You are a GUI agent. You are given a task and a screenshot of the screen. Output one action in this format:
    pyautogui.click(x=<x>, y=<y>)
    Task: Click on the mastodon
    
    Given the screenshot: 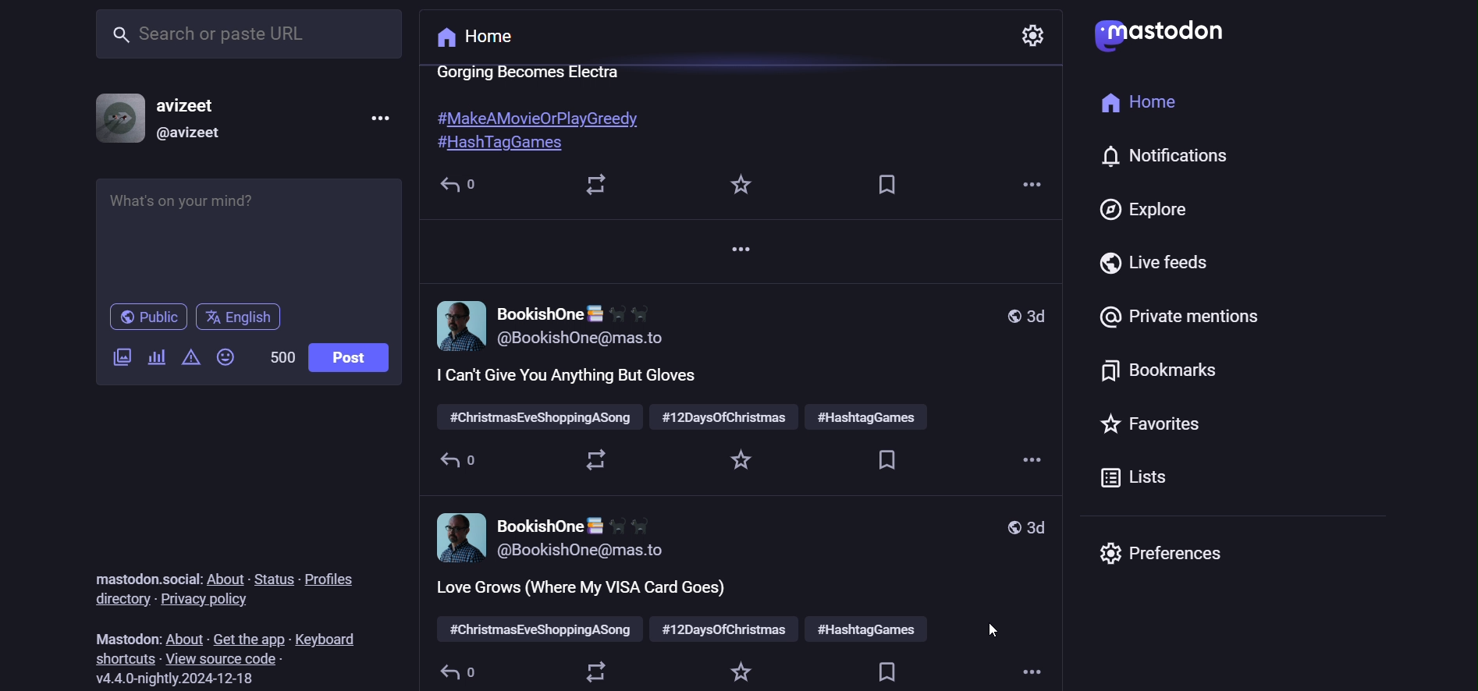 What is the action you would take?
    pyautogui.click(x=127, y=638)
    